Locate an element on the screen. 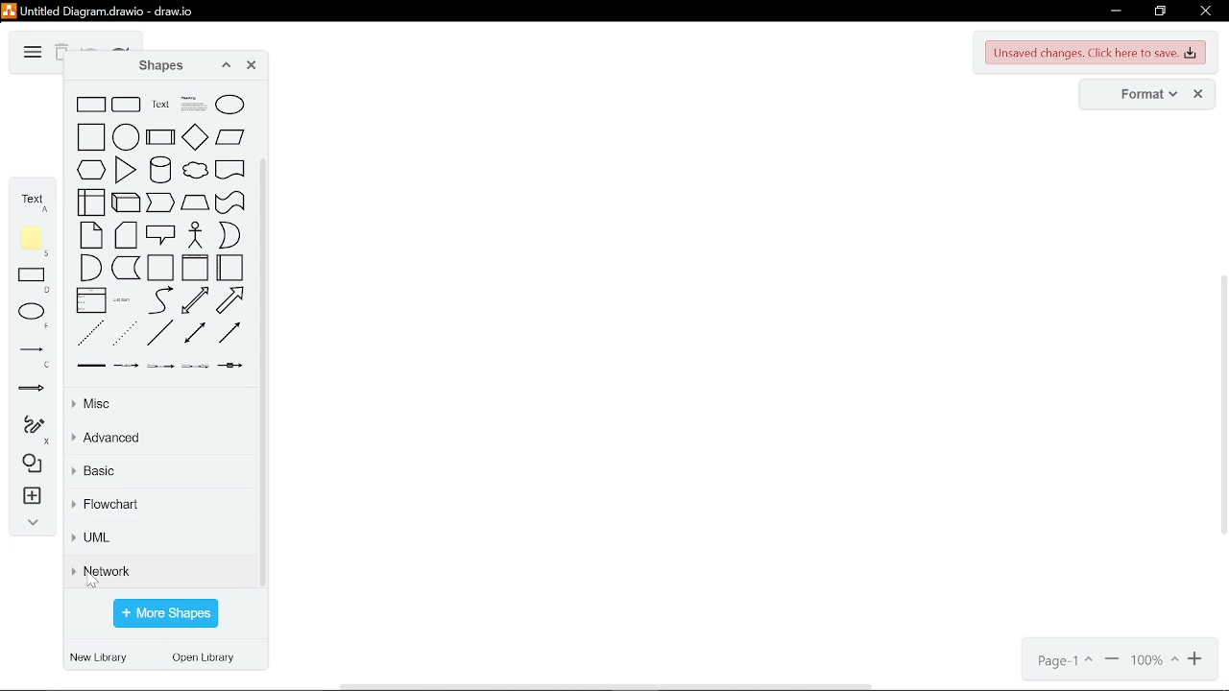 This screenshot has width=1229, height=691. horizontal container is located at coordinates (229, 267).